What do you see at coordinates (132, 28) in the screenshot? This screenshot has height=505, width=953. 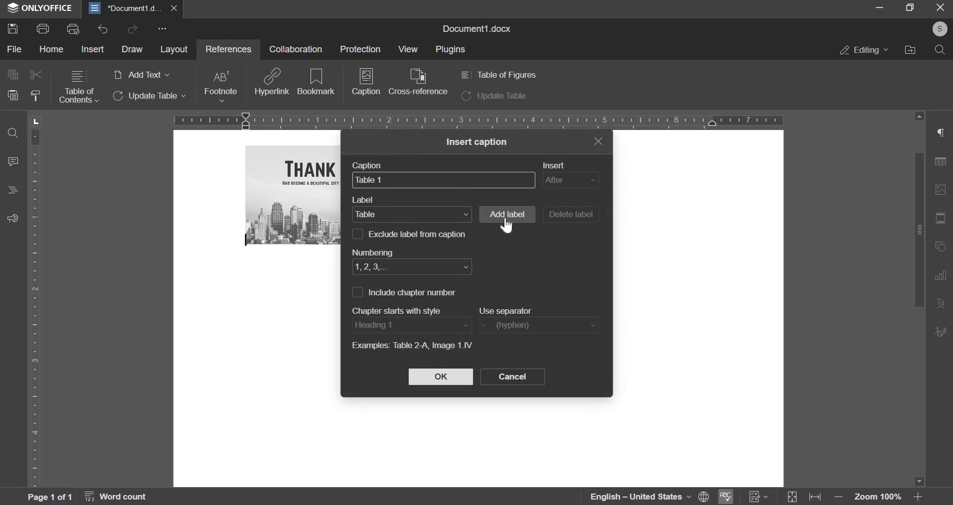 I see `redo` at bounding box center [132, 28].